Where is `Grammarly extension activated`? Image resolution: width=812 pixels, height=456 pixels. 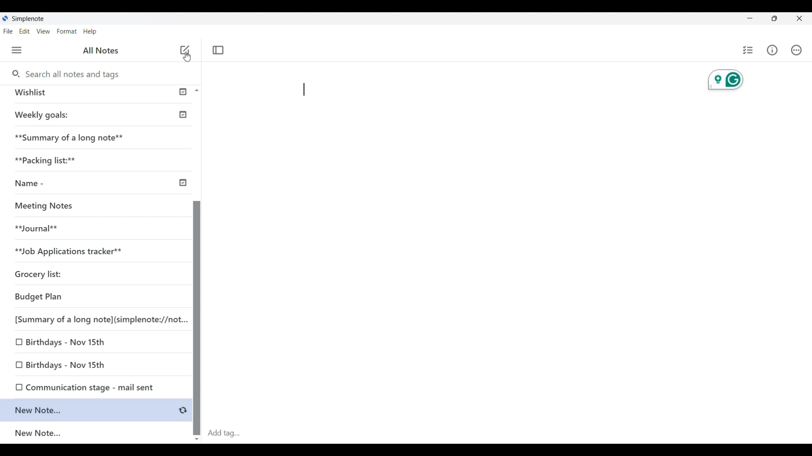
Grammarly extension activated is located at coordinates (726, 80).